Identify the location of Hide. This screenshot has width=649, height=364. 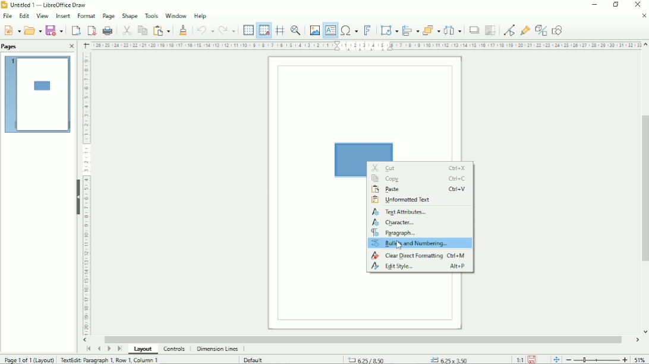
(78, 197).